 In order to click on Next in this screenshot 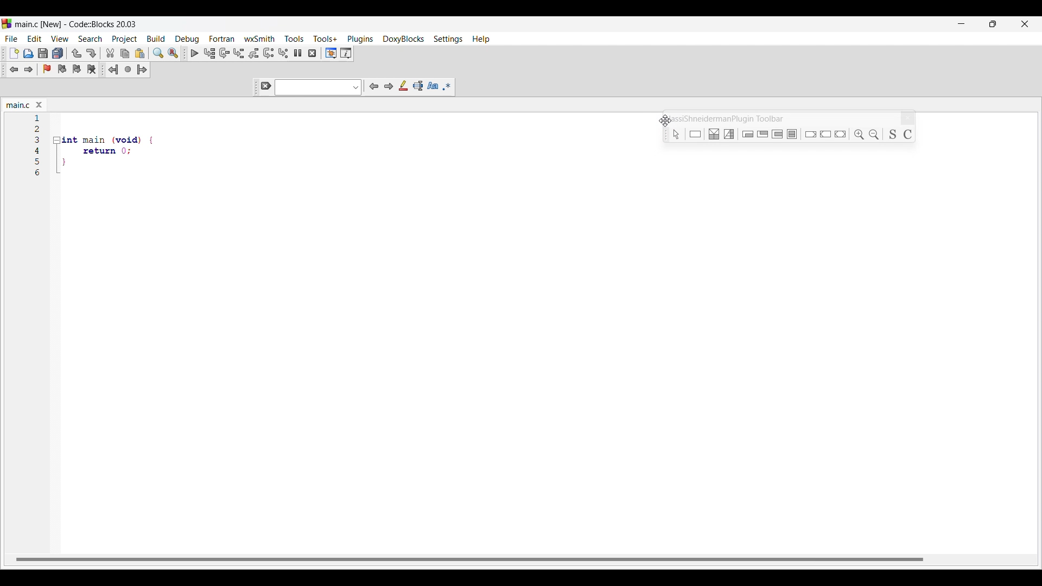, I will do `click(389, 86)`.